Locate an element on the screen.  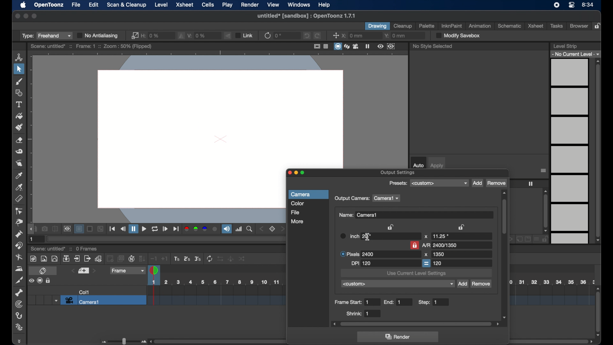
rgb picker tool is located at coordinates (19, 187).